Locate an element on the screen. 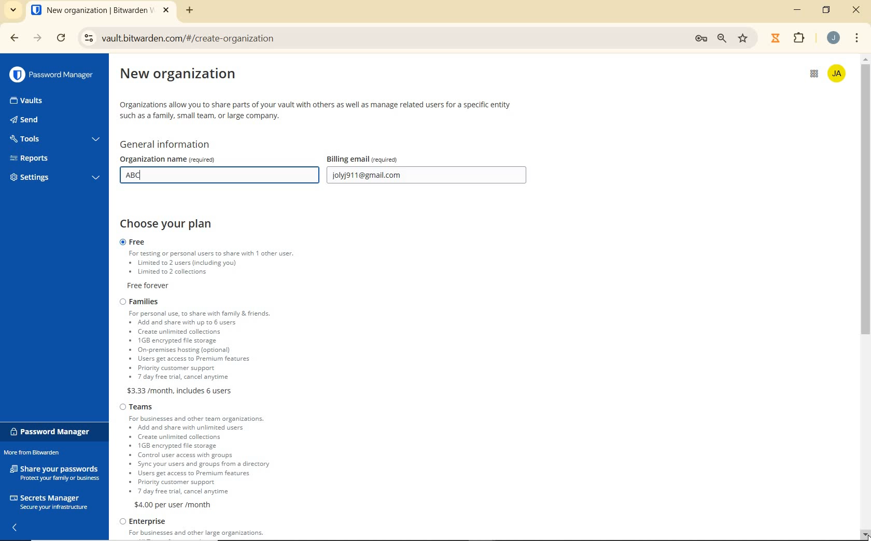 The width and height of the screenshot is (871, 541). more from bitwarden is located at coordinates (38, 453).